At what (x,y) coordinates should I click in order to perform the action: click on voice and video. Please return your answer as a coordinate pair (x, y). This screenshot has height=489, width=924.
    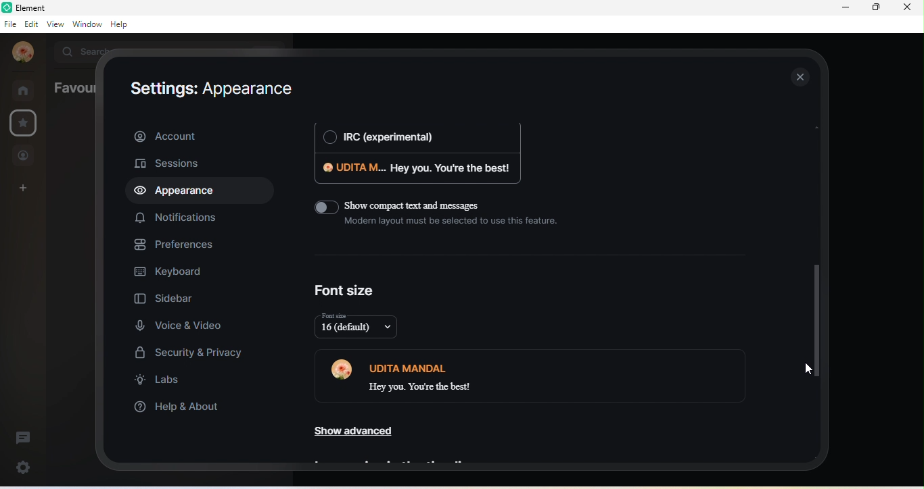
    Looking at the image, I should click on (183, 324).